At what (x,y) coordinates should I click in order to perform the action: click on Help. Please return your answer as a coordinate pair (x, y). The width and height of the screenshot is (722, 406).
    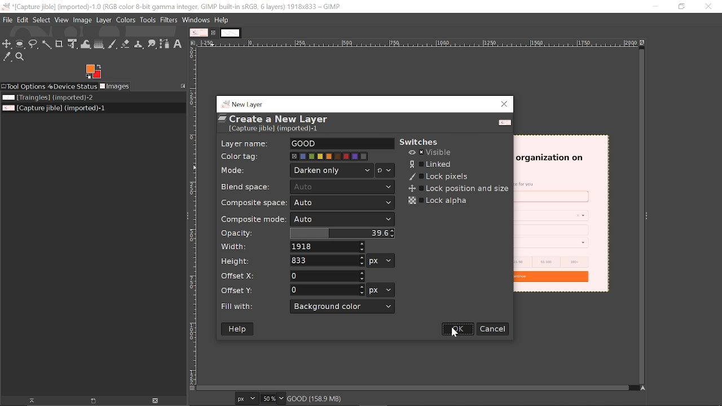
    Looking at the image, I should click on (239, 329).